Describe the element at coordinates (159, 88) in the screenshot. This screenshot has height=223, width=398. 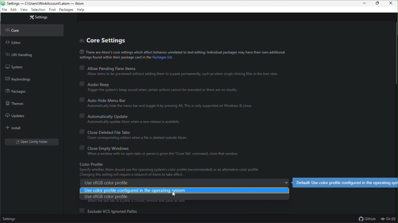
I see `Audio beep` at that location.